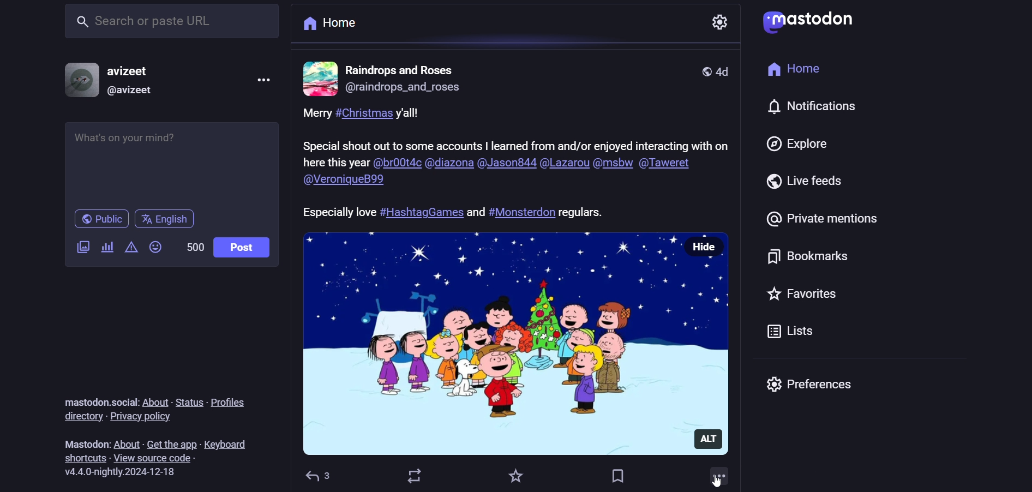 The width and height of the screenshot is (1032, 492). What do you see at coordinates (506, 165) in the screenshot?
I see `@jason844` at bounding box center [506, 165].